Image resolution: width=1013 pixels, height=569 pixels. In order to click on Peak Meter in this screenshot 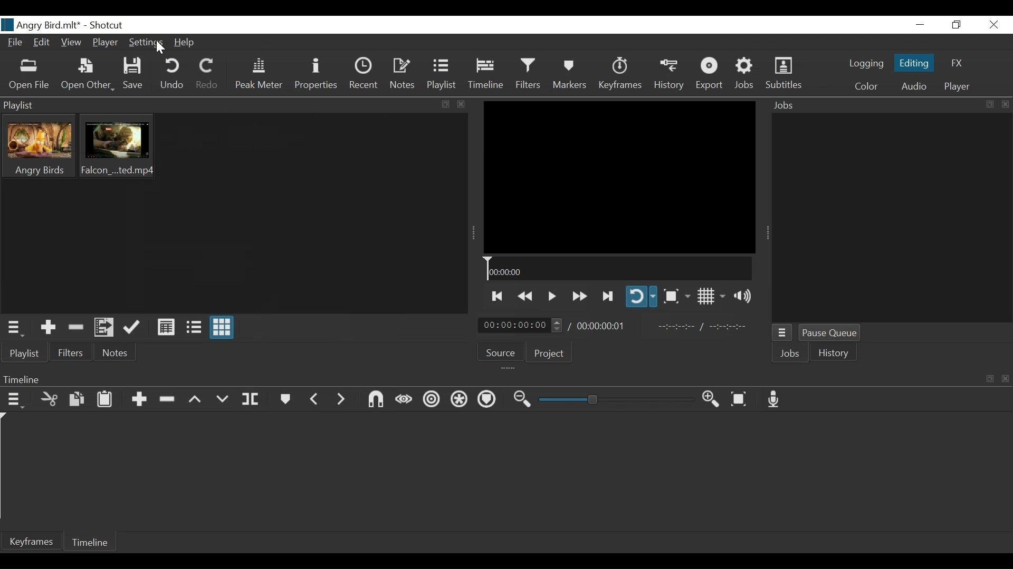, I will do `click(257, 75)`.